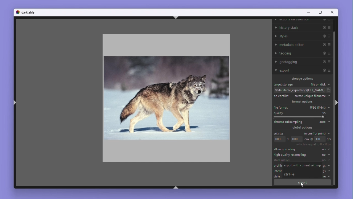  What do you see at coordinates (278, 171) in the screenshot?
I see `intent` at bounding box center [278, 171].